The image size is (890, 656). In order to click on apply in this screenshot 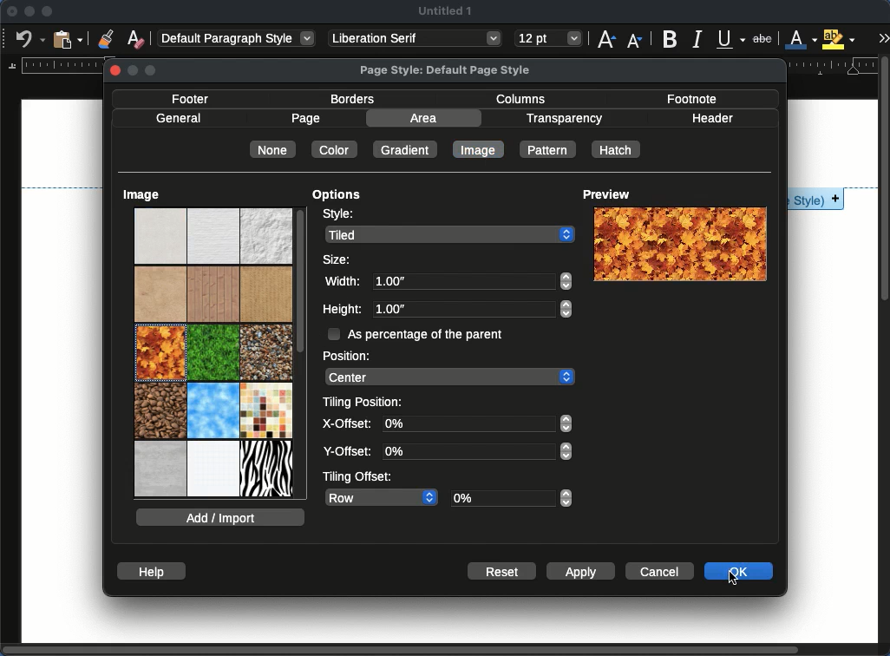, I will do `click(583, 571)`.